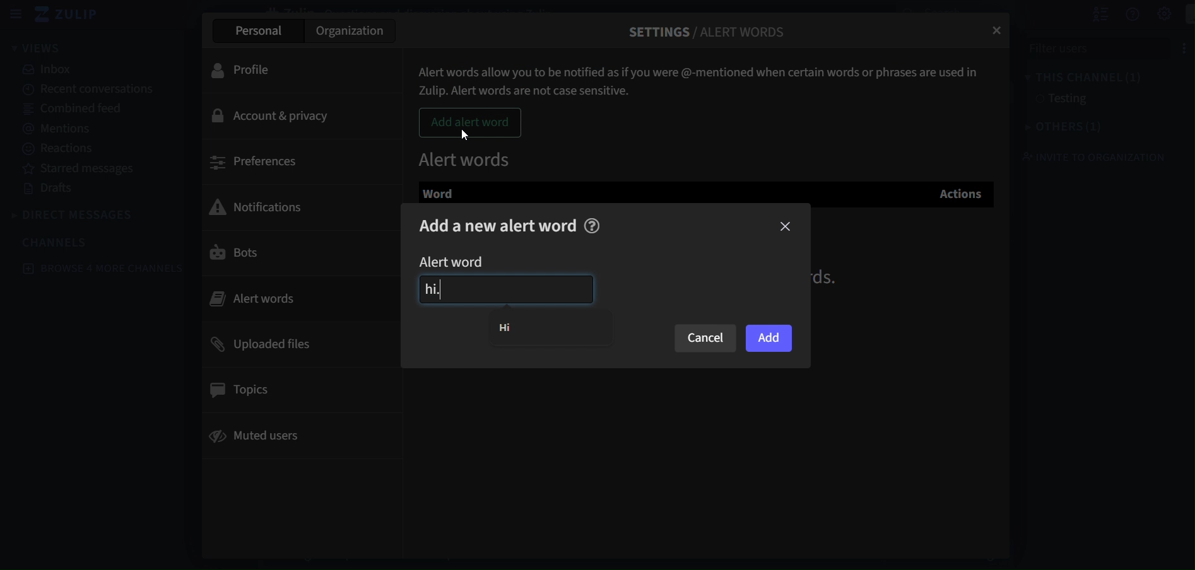 This screenshot has width=1195, height=570. I want to click on preferences, so click(256, 161).